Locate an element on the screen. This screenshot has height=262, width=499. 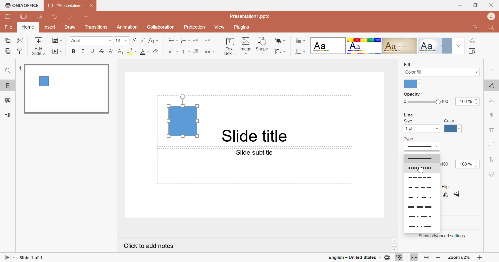
Draw is located at coordinates (71, 28).